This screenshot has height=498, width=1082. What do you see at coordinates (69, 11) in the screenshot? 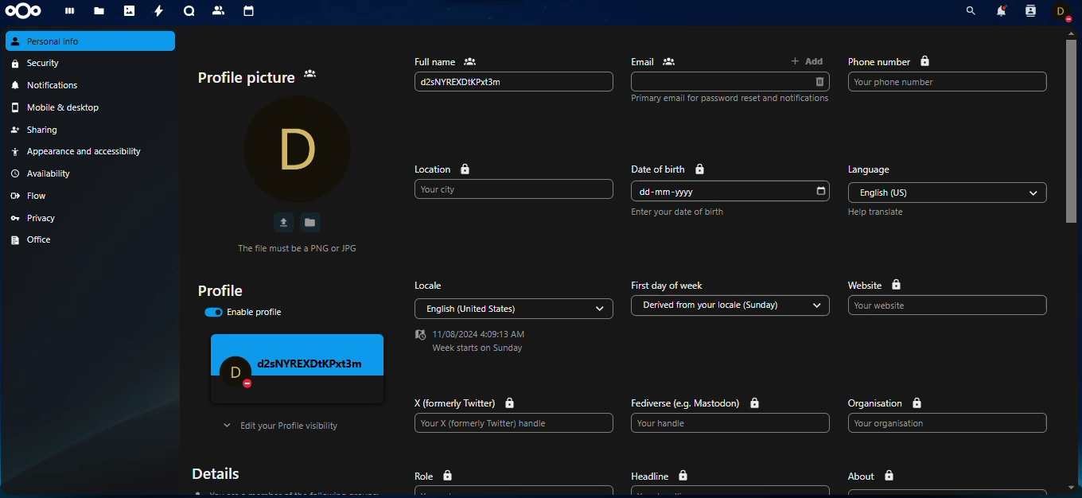
I see `dashboard` at bounding box center [69, 11].